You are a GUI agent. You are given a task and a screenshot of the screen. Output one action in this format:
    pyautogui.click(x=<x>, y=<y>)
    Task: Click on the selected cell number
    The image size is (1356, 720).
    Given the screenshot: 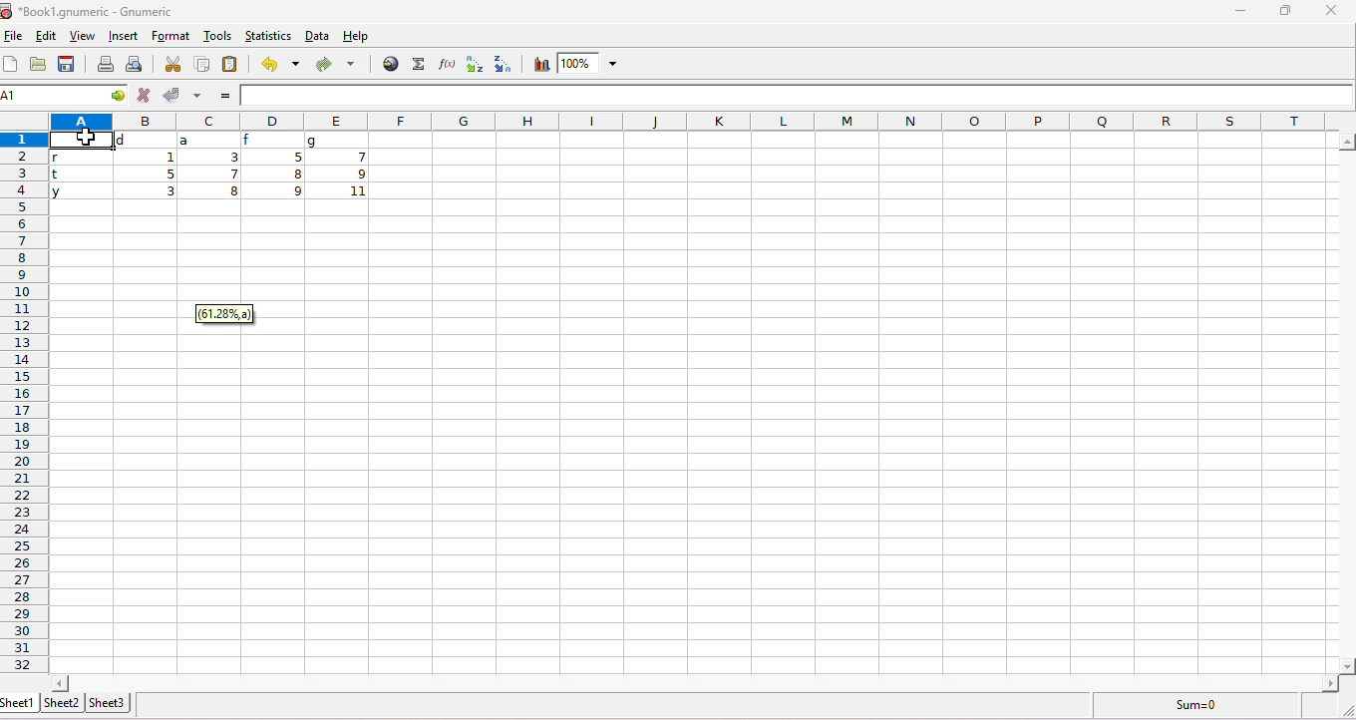 What is the action you would take?
    pyautogui.click(x=14, y=96)
    